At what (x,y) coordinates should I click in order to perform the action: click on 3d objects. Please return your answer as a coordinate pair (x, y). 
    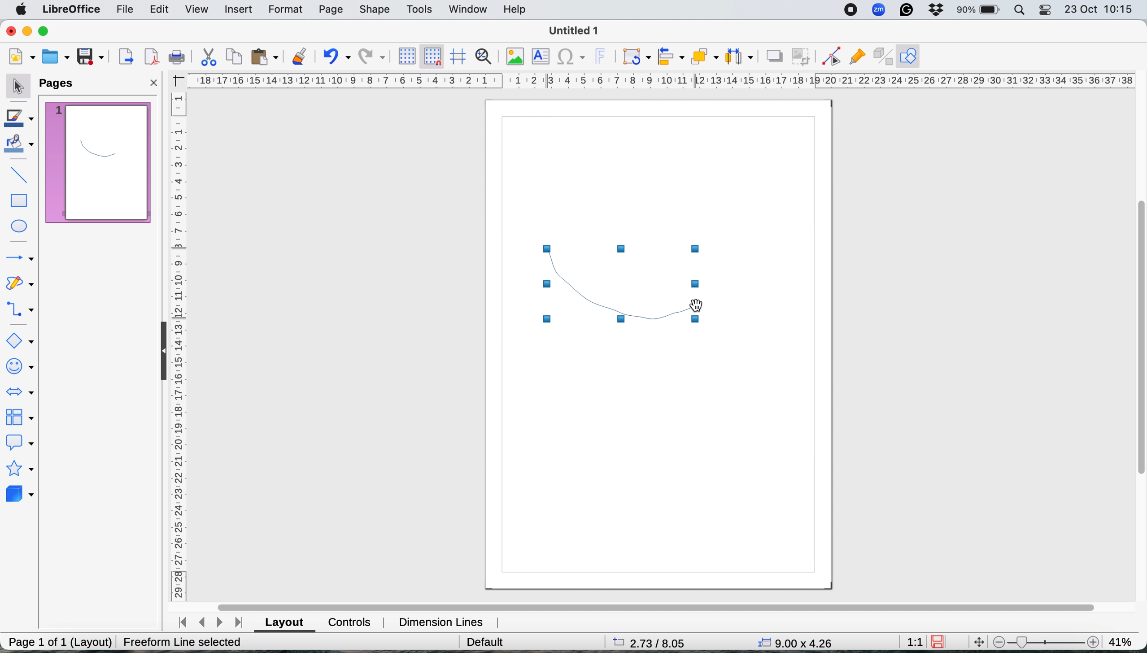
    Looking at the image, I should click on (20, 496).